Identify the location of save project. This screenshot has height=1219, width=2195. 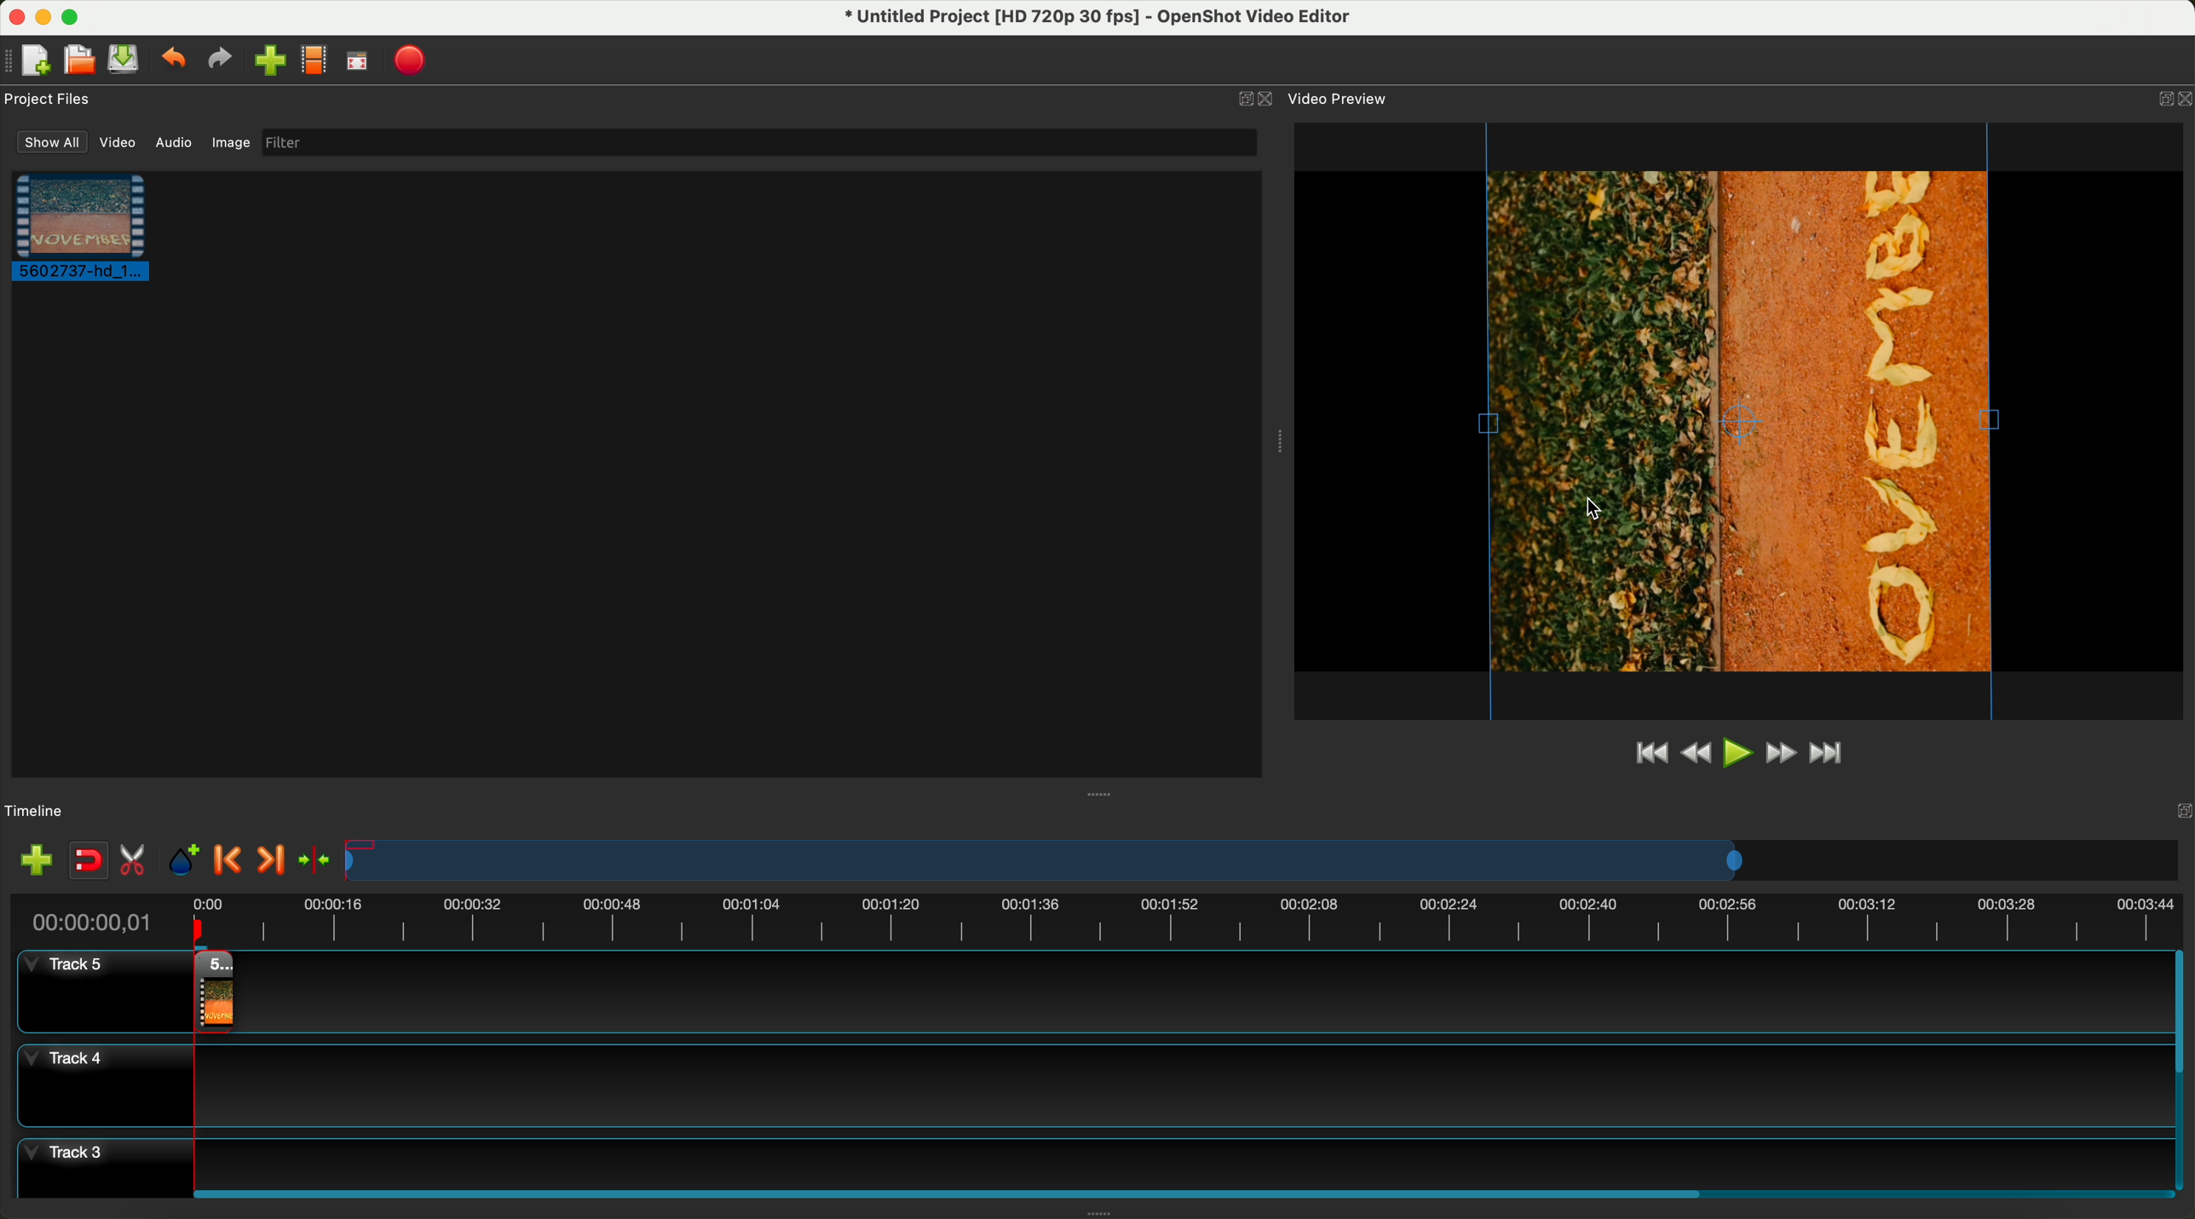
(125, 58).